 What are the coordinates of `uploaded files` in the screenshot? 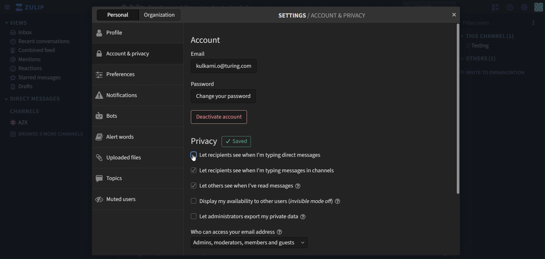 It's located at (120, 157).